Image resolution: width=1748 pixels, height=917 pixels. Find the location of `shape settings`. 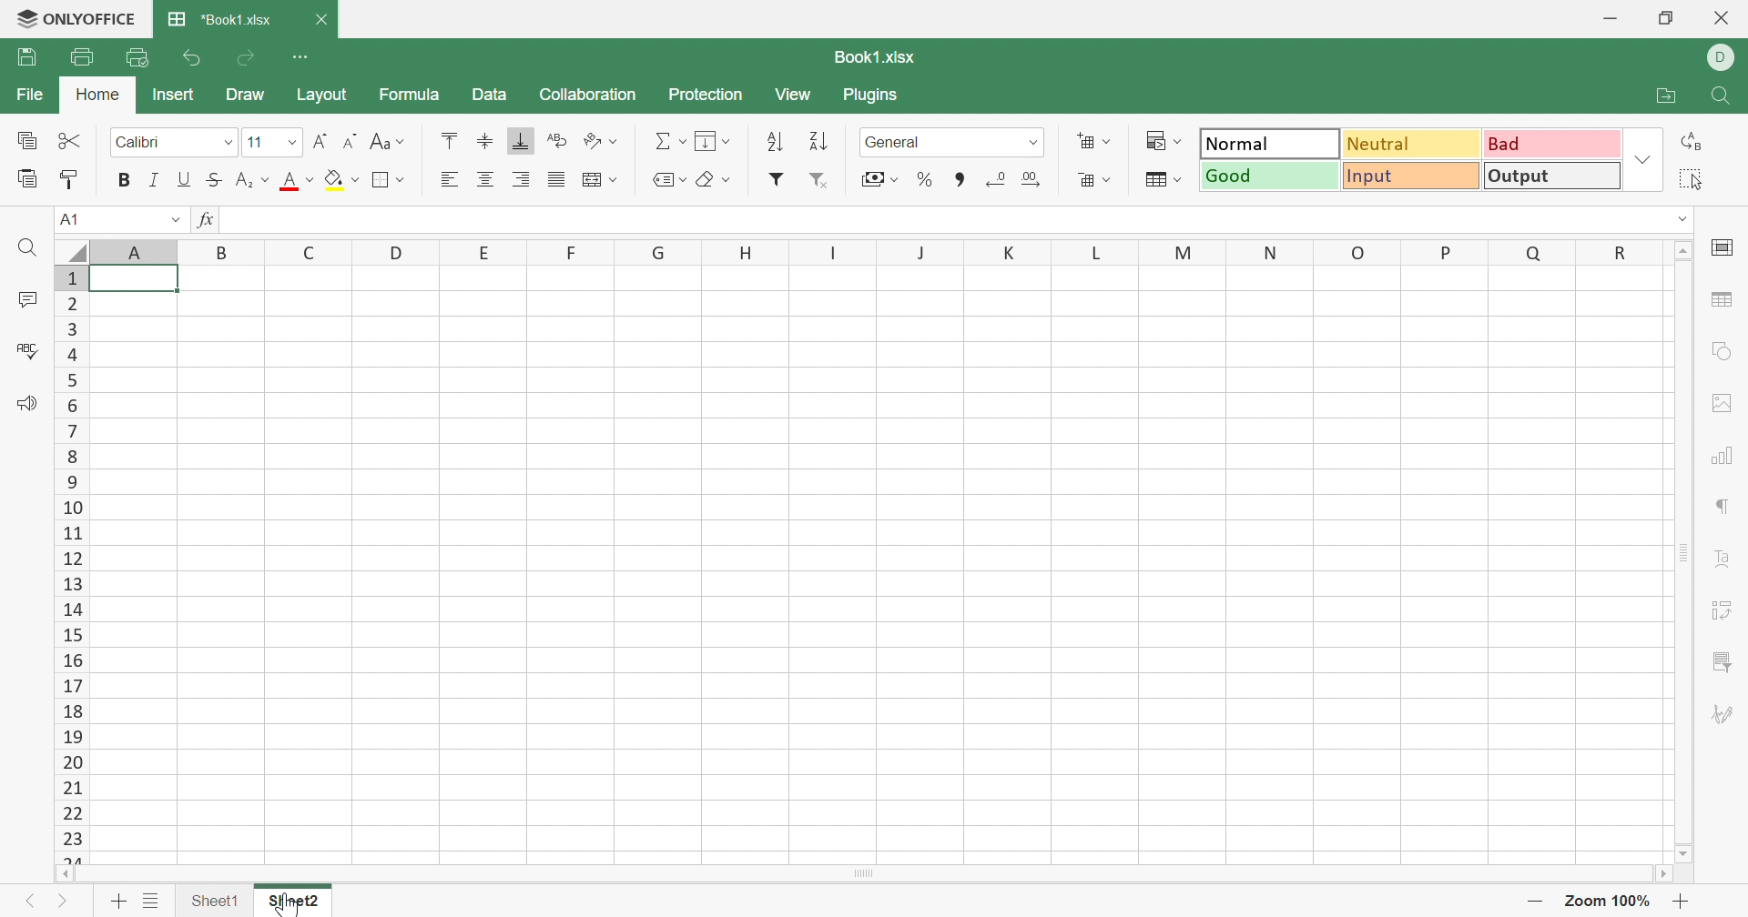

shape settings is located at coordinates (1719, 355).